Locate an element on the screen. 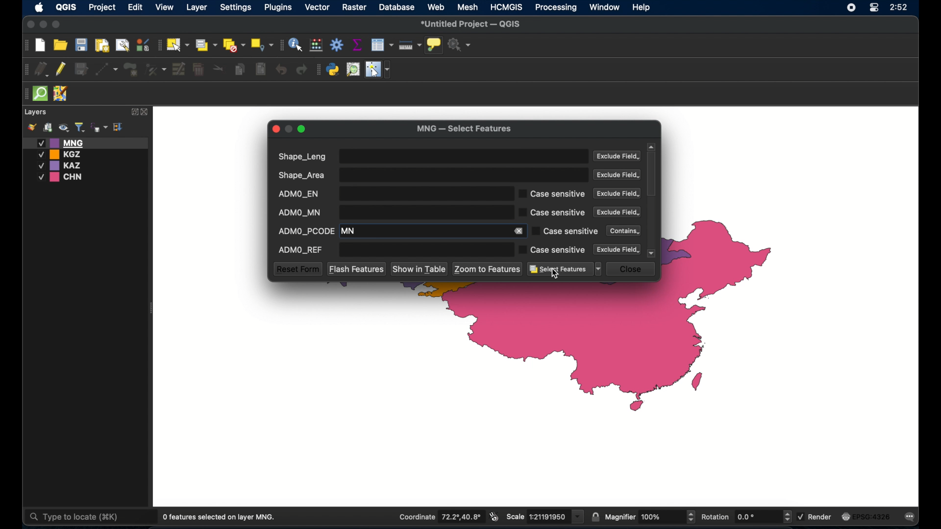 The image size is (941, 529). plugins is located at coordinates (318, 70).